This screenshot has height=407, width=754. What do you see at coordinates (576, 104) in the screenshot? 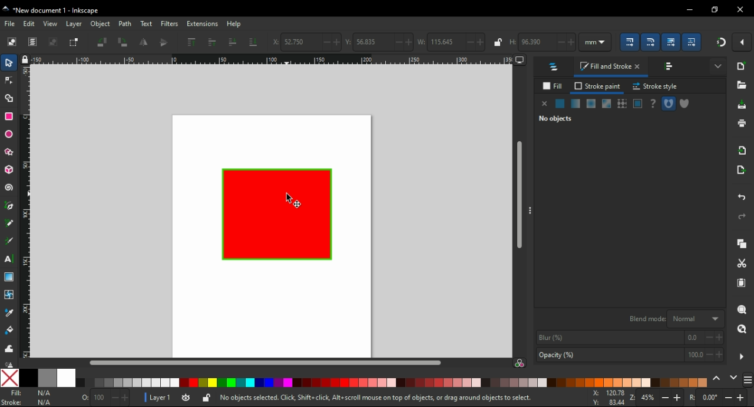
I see `mesh gradient` at bounding box center [576, 104].